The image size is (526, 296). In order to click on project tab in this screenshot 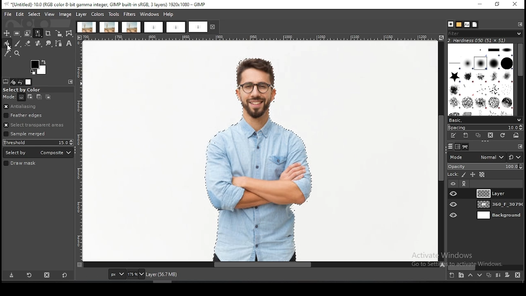, I will do `click(153, 28)`.